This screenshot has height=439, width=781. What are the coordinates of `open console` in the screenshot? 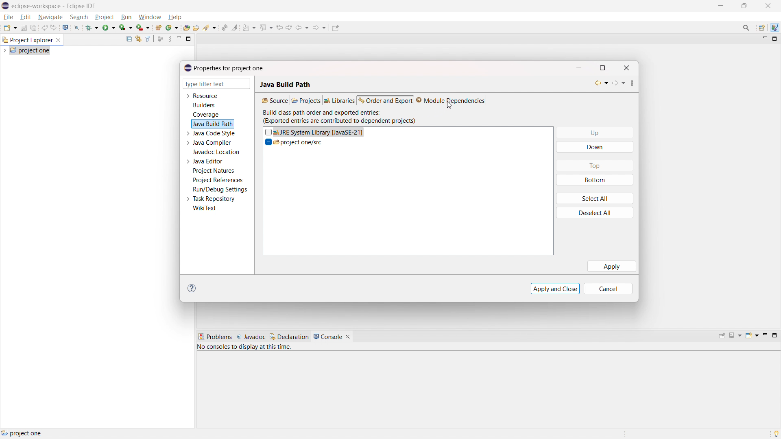 It's located at (752, 335).